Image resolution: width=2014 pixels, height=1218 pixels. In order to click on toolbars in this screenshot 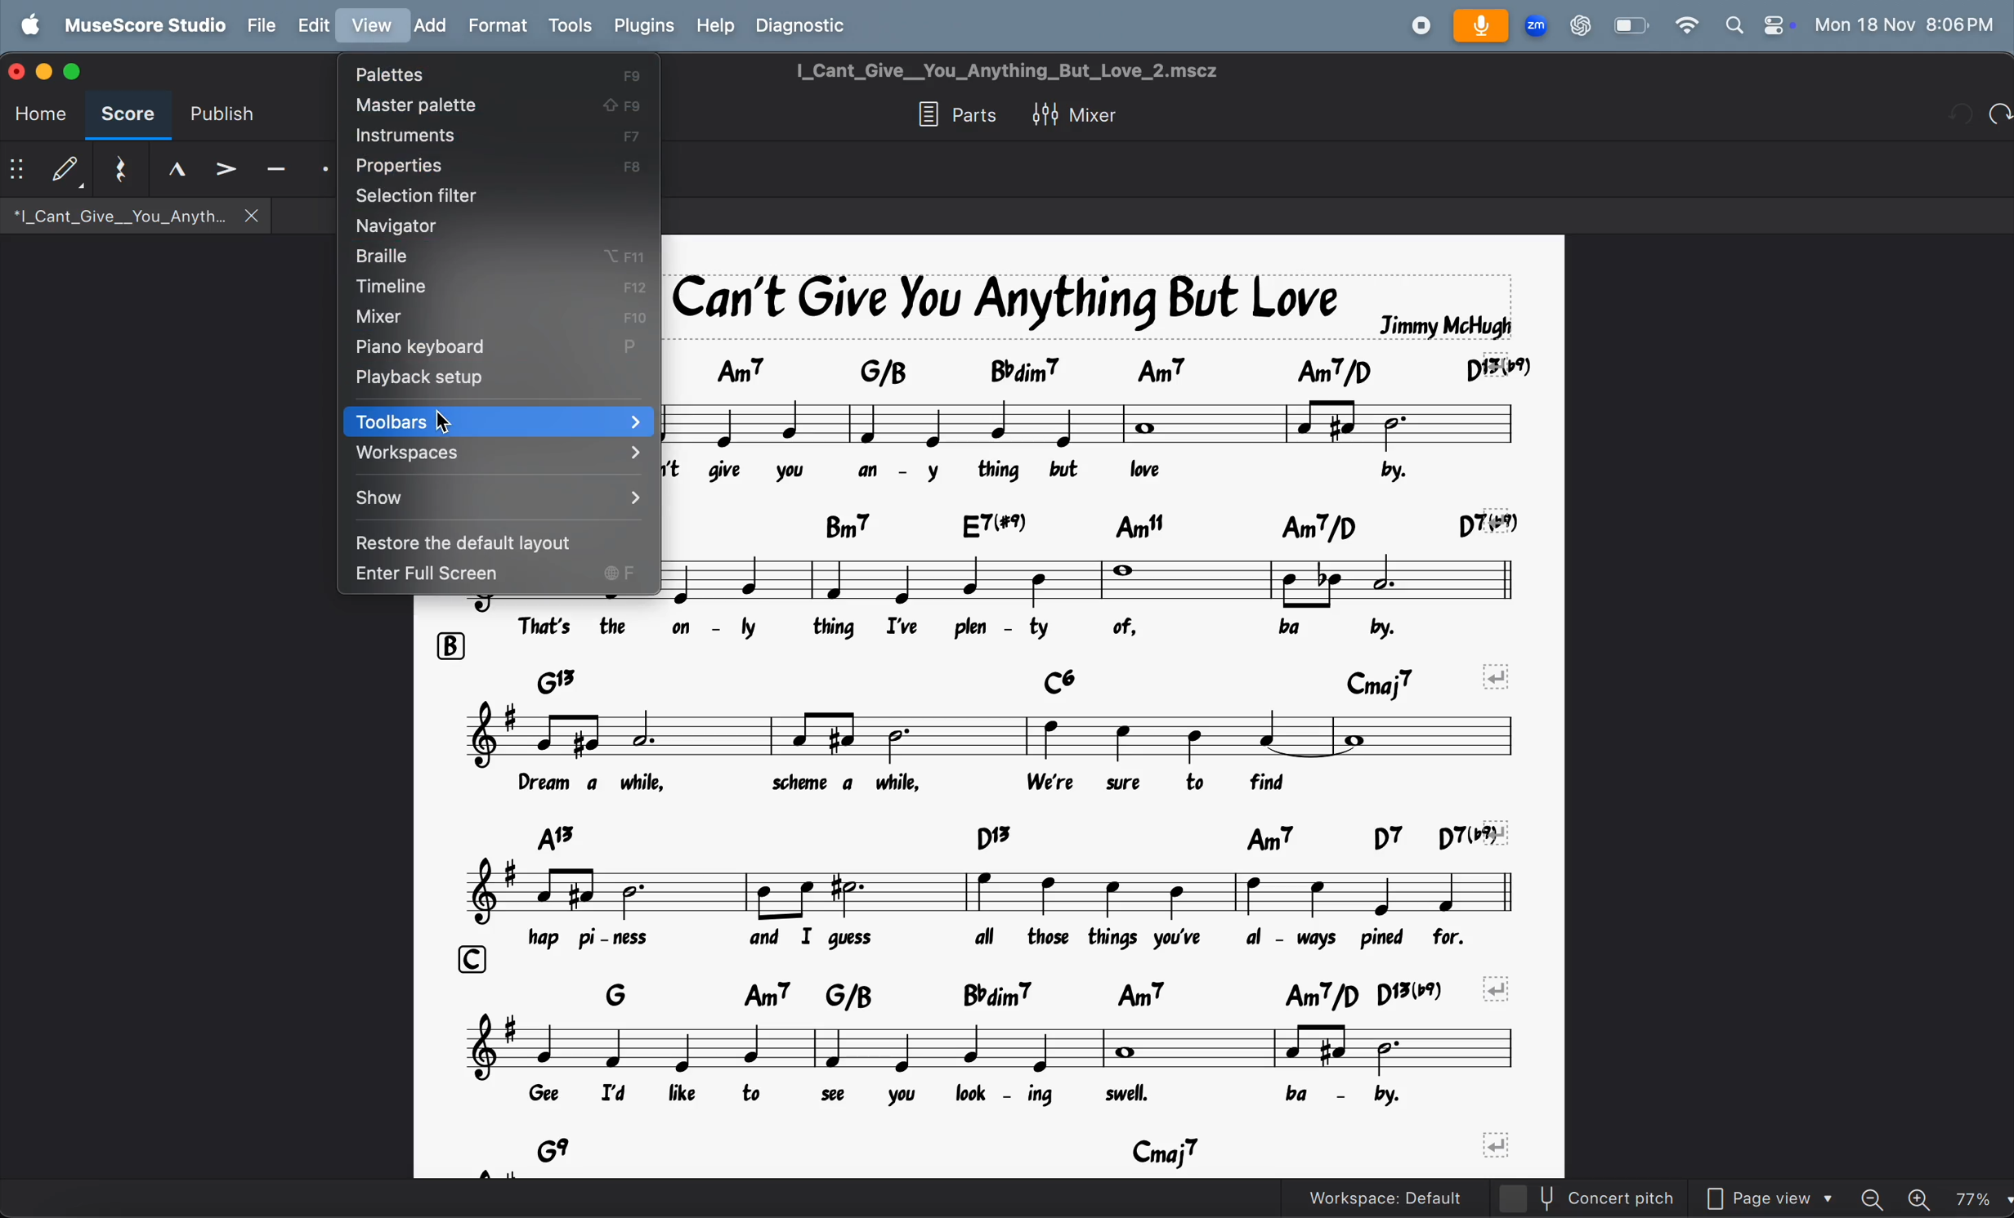, I will do `click(500, 419)`.